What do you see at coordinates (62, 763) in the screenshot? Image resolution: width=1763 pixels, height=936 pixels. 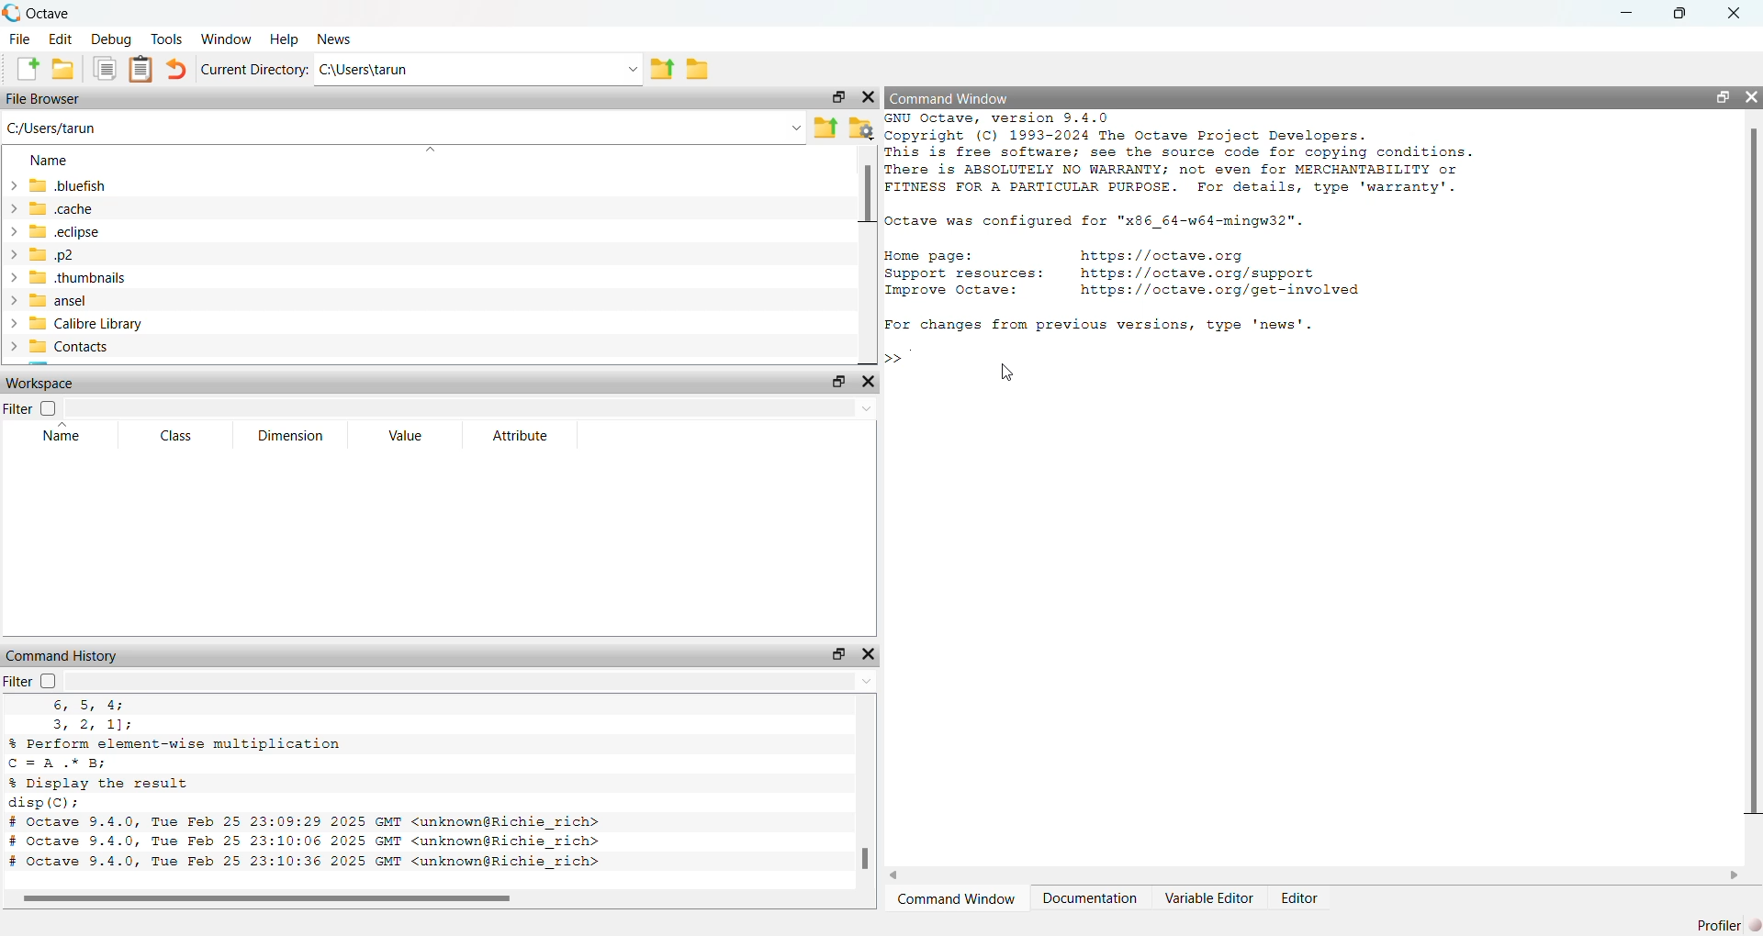 I see `C =A .* B;` at bounding box center [62, 763].